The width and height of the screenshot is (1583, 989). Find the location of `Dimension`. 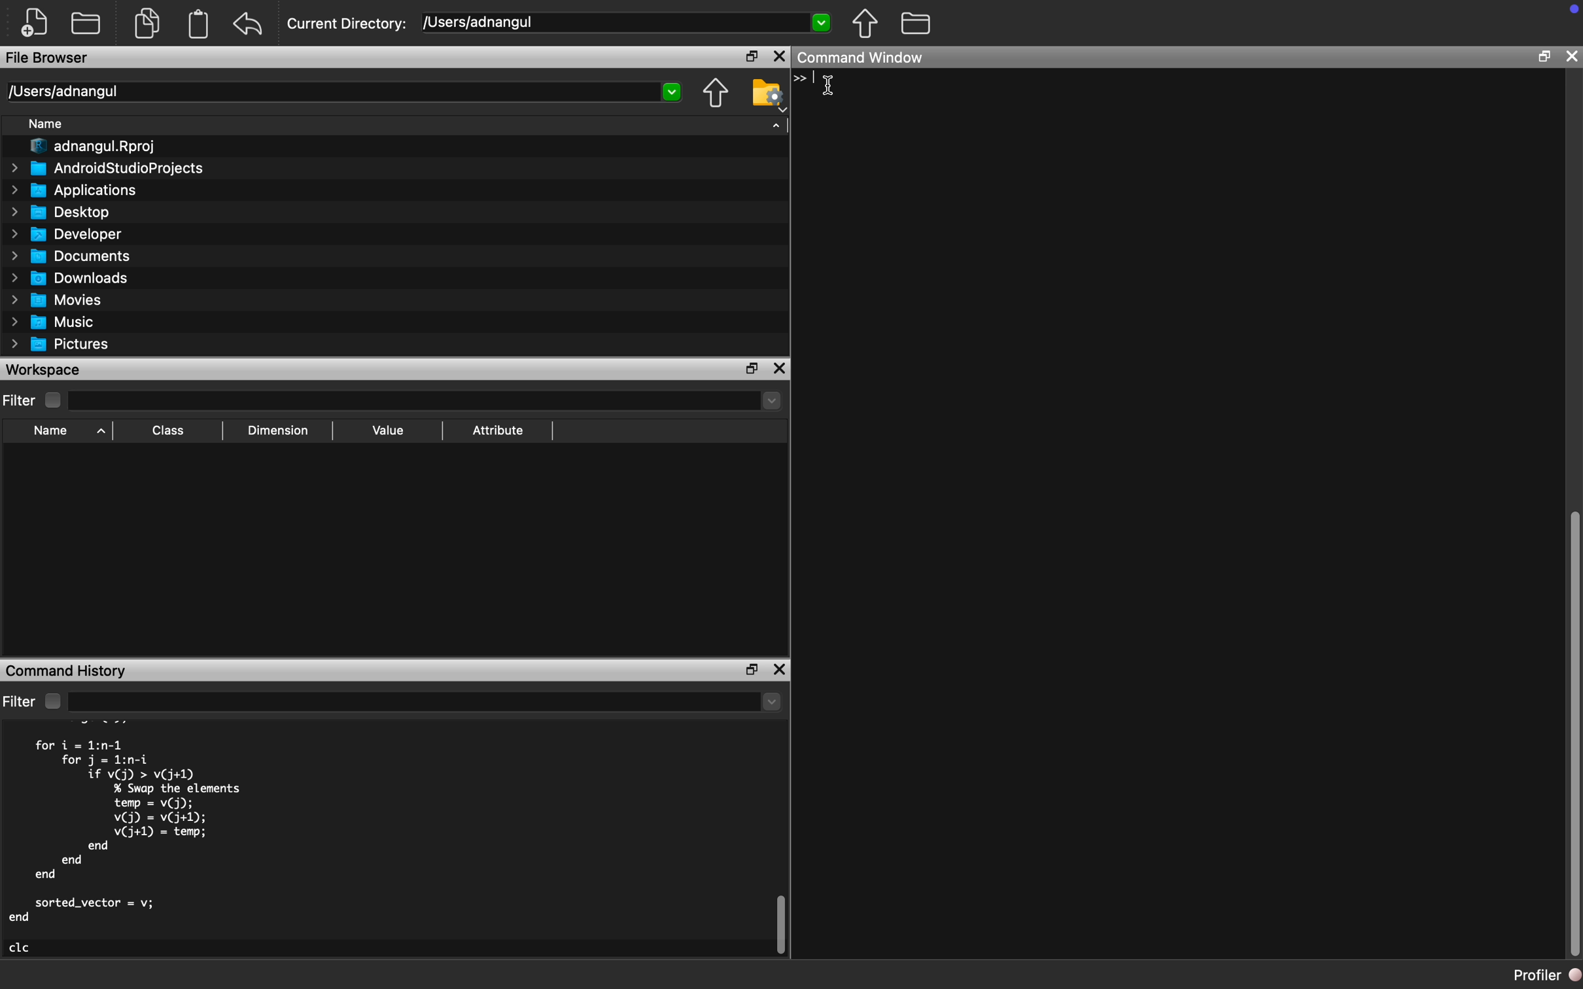

Dimension is located at coordinates (276, 430).